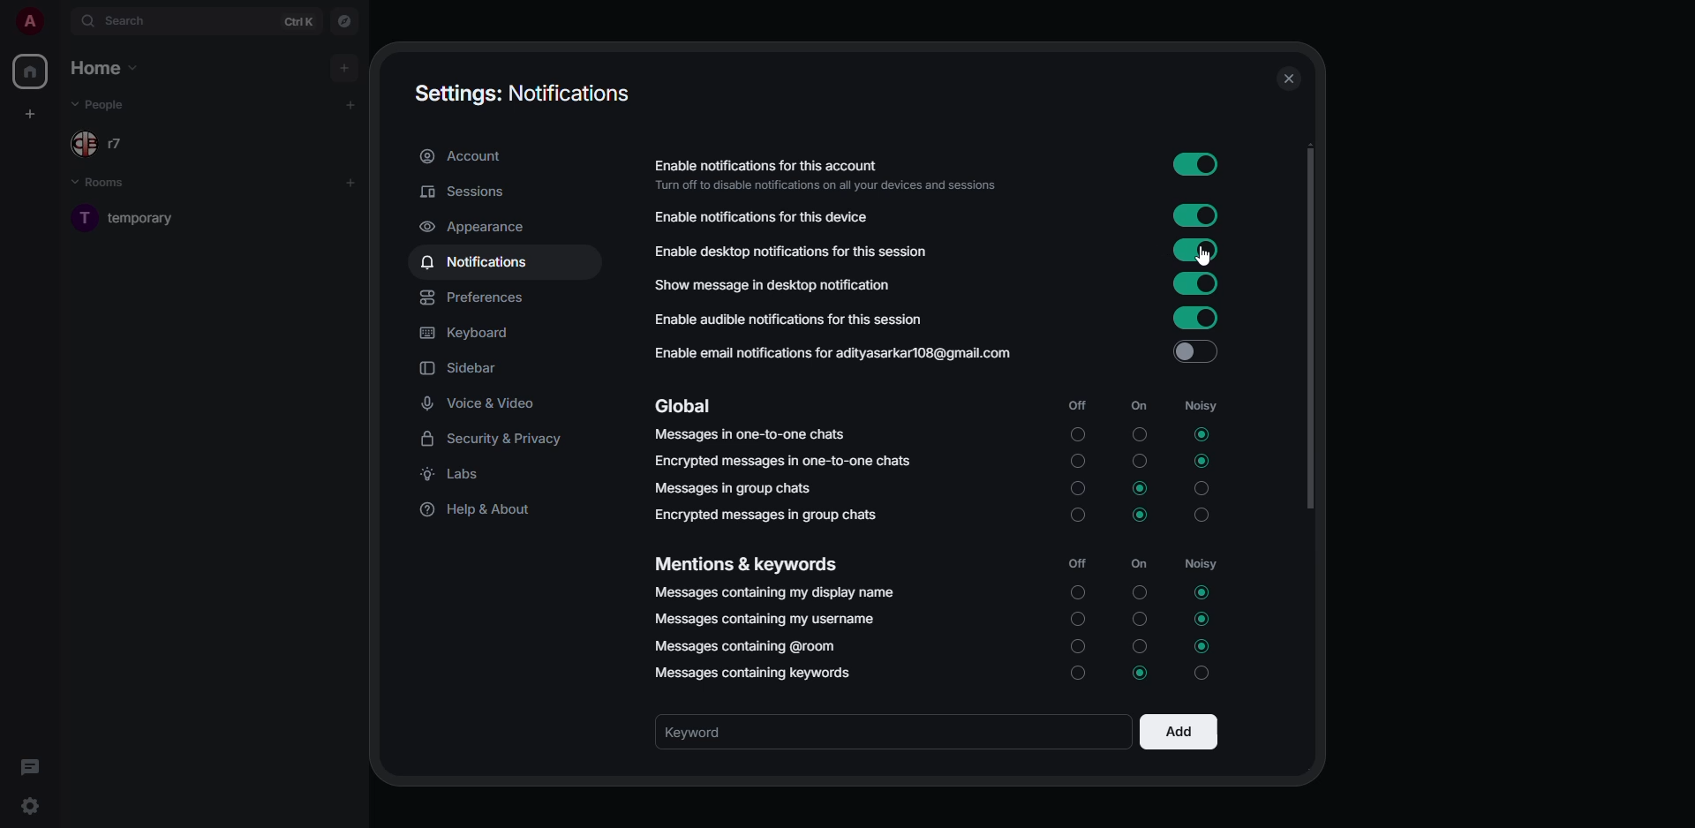 The width and height of the screenshot is (1695, 828). What do you see at coordinates (786, 461) in the screenshot?
I see `encrypted messages in one on one chats` at bounding box center [786, 461].